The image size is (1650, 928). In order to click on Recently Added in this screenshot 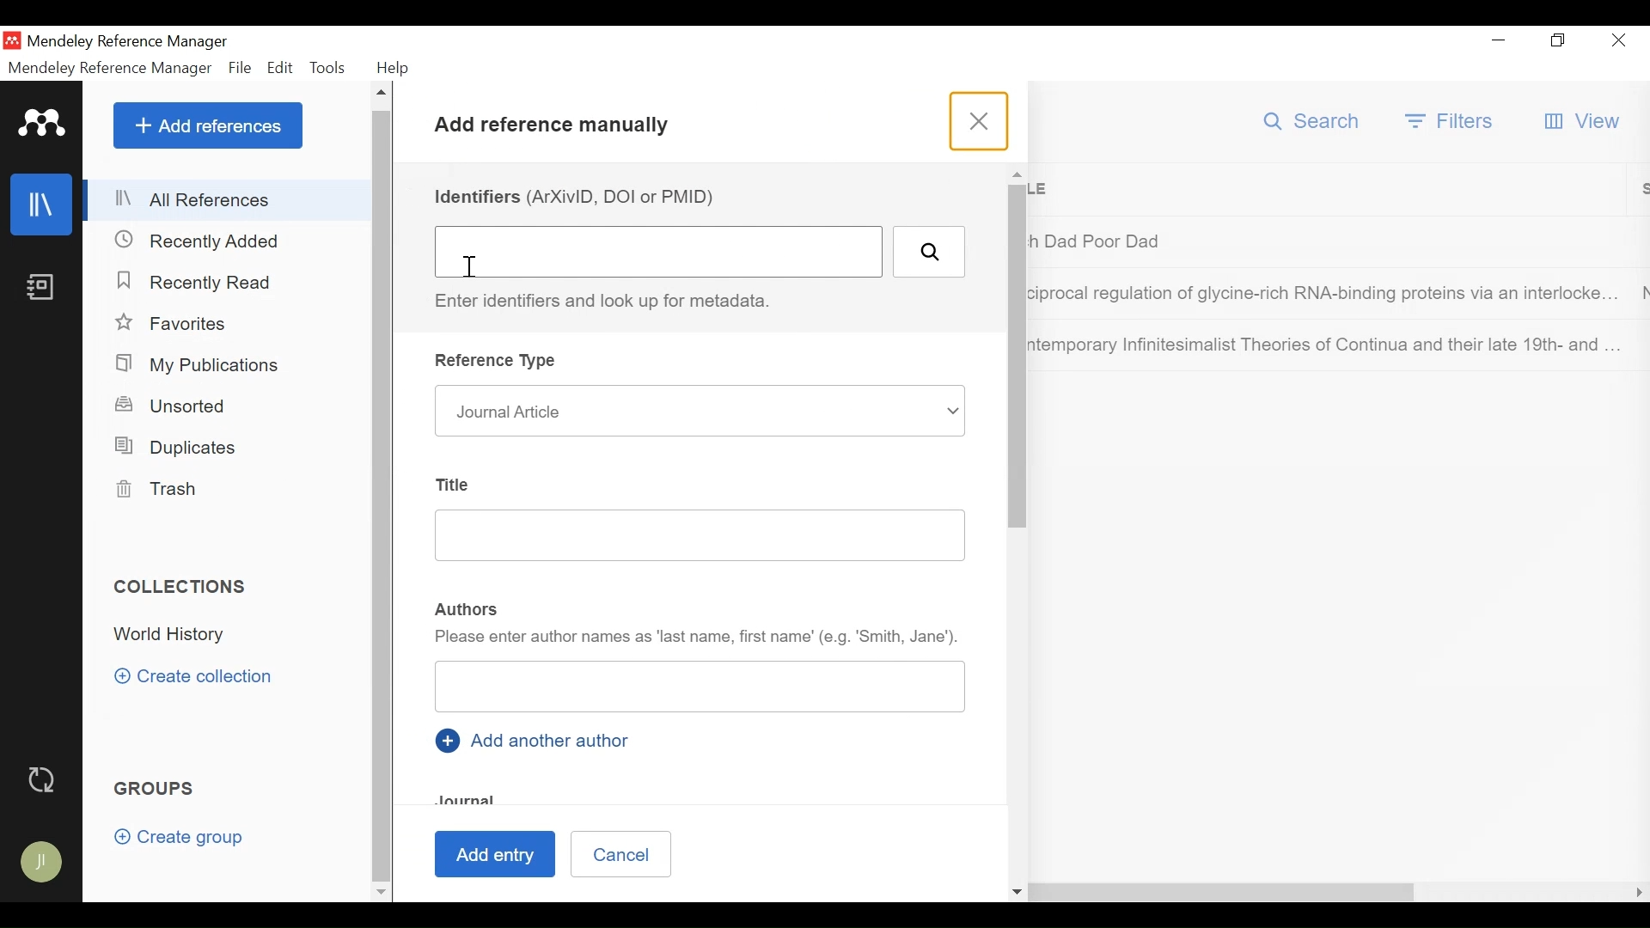, I will do `click(205, 240)`.